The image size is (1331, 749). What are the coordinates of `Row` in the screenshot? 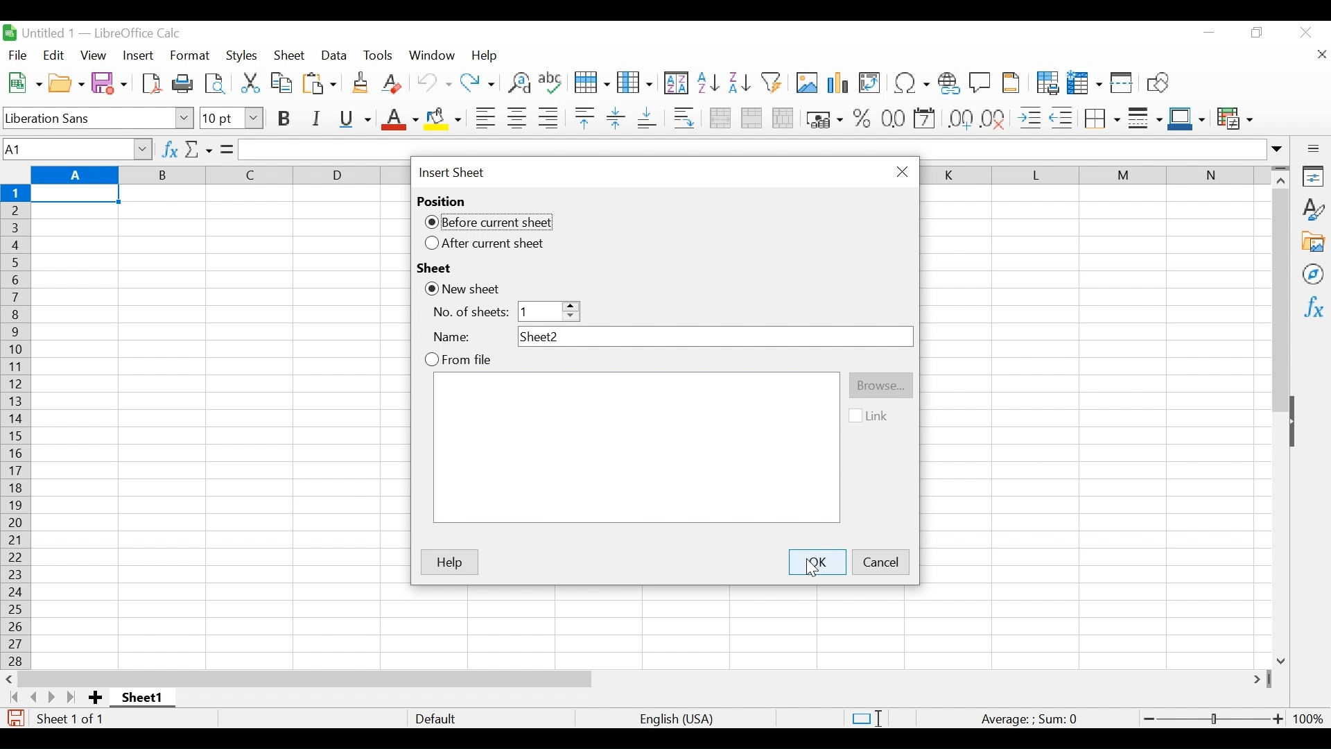 It's located at (590, 83).